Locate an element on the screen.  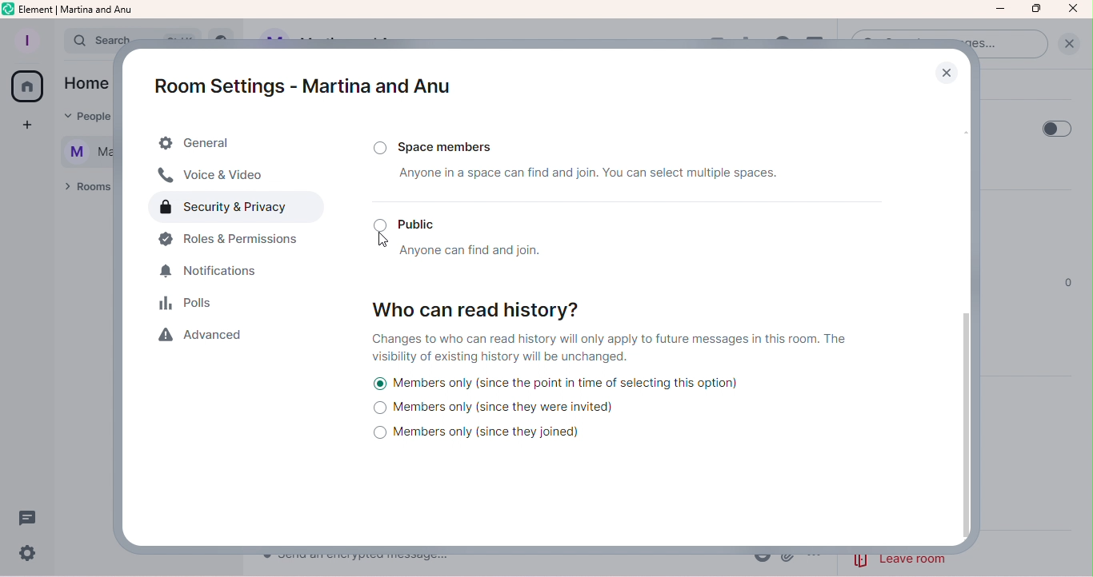
search is located at coordinates (104, 39).